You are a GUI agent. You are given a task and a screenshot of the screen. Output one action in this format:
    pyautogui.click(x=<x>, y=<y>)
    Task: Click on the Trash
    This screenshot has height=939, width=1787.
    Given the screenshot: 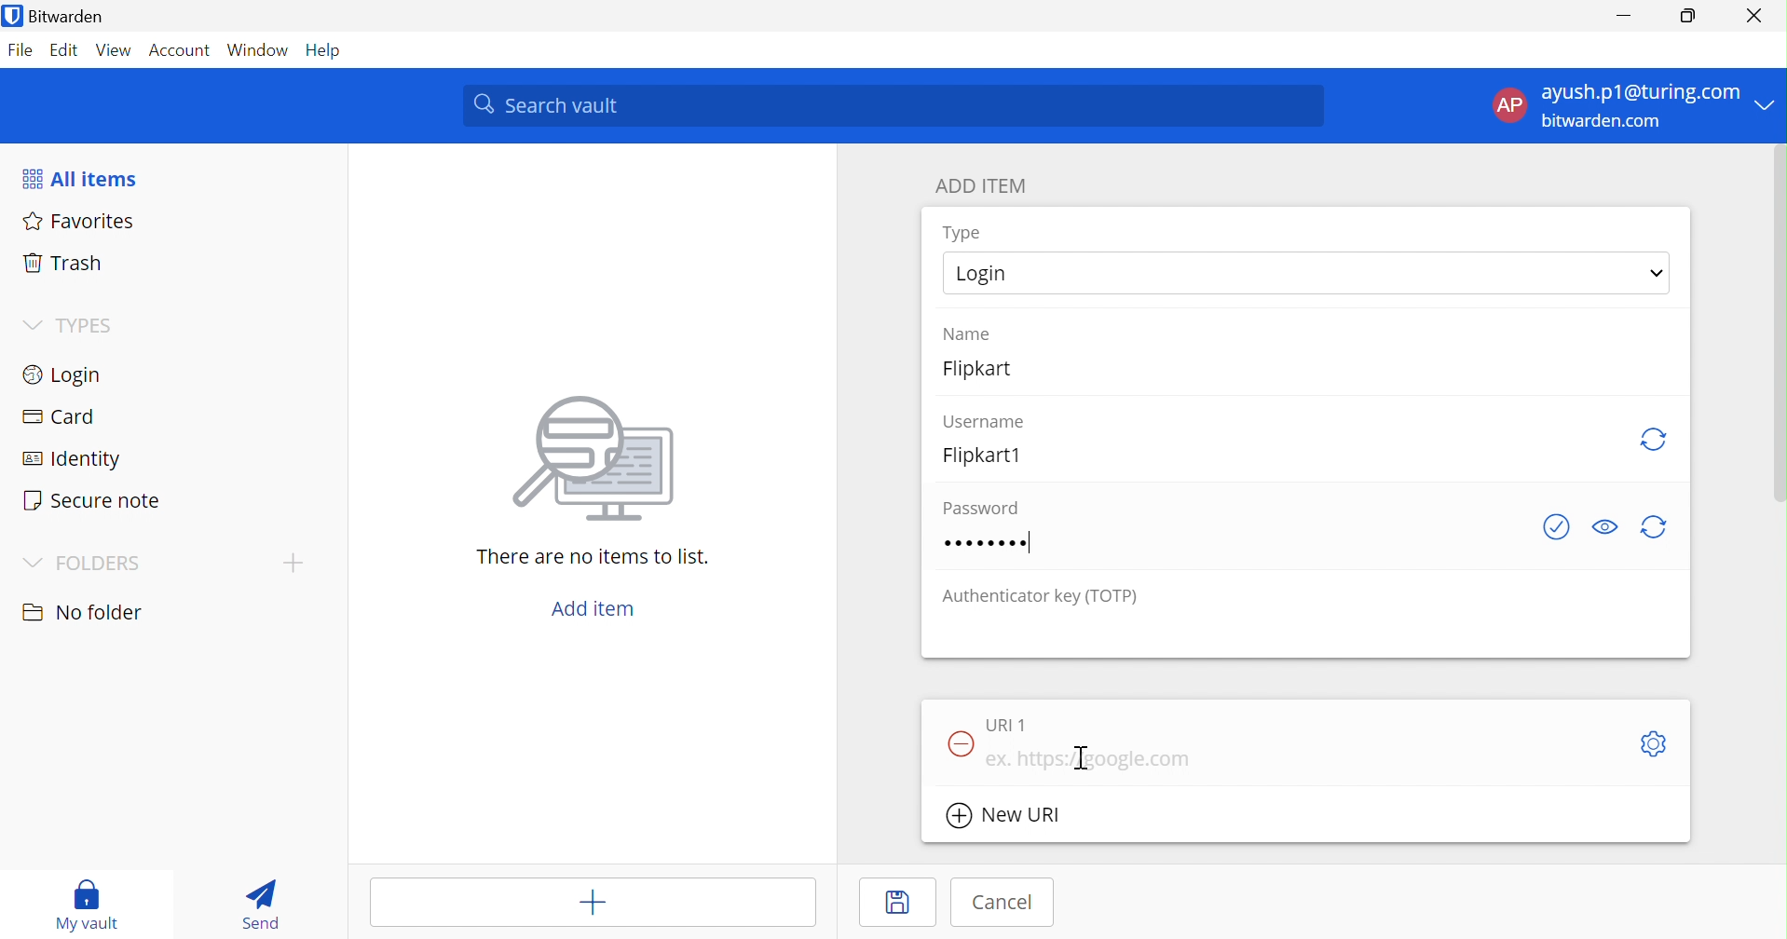 What is the action you would take?
    pyautogui.click(x=59, y=264)
    